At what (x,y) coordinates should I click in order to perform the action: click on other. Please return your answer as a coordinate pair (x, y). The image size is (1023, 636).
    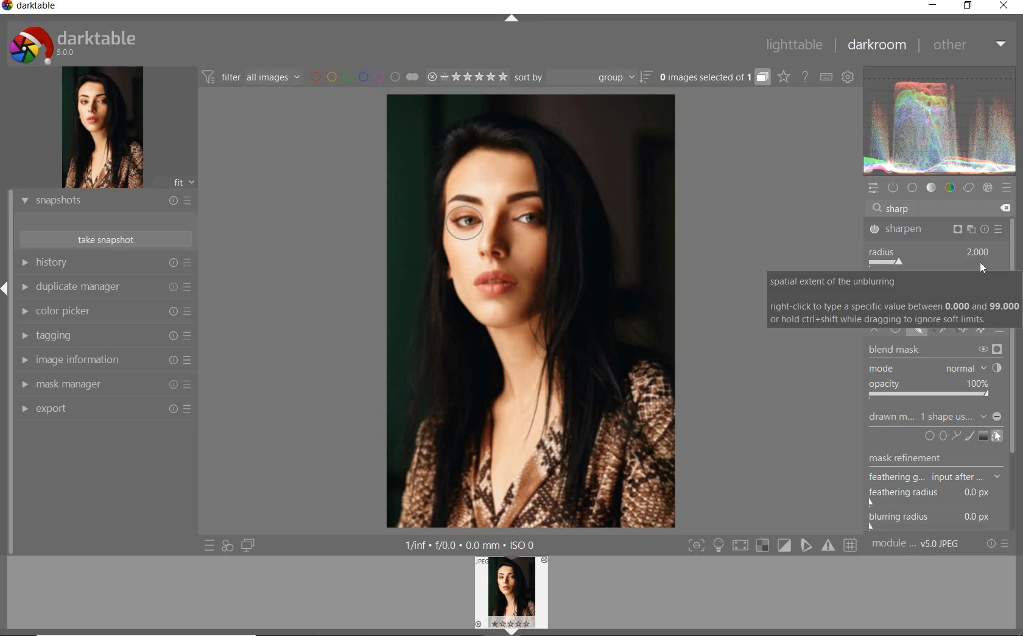
    Looking at the image, I should click on (967, 45).